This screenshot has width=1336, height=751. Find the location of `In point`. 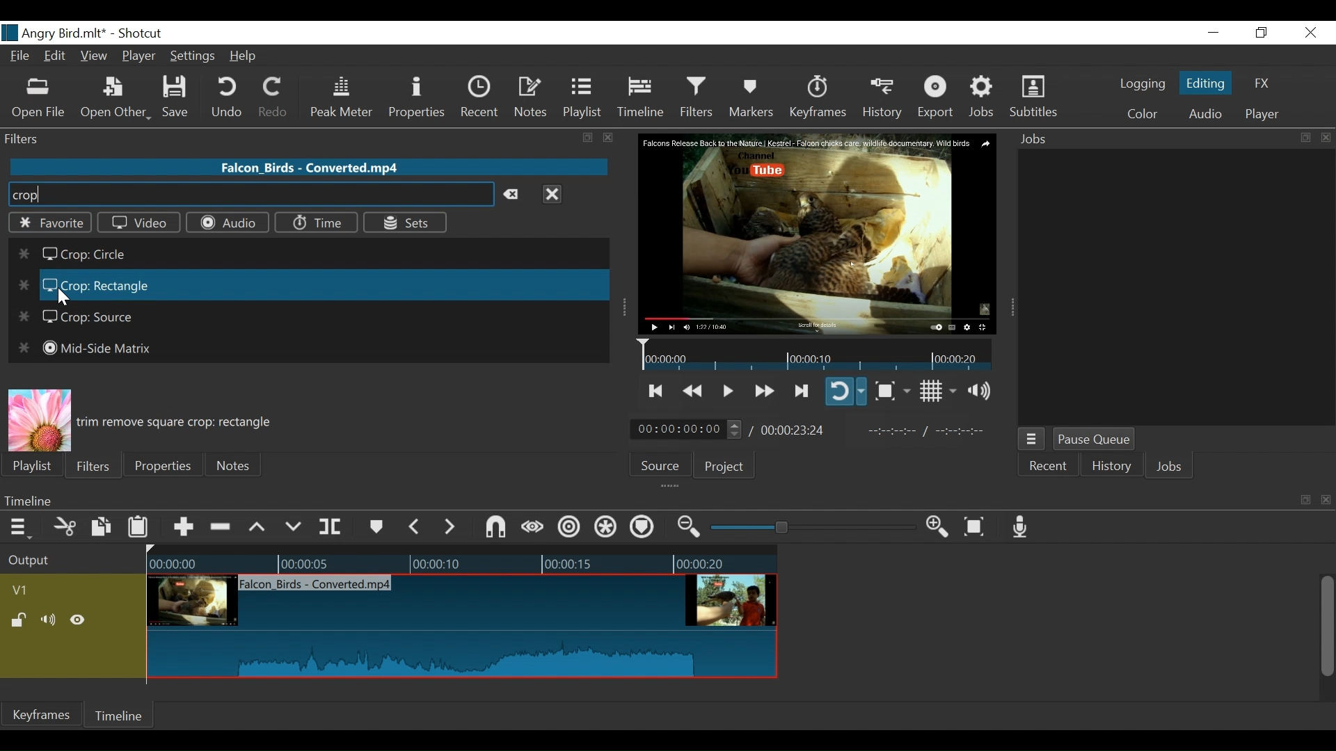

In point is located at coordinates (932, 431).